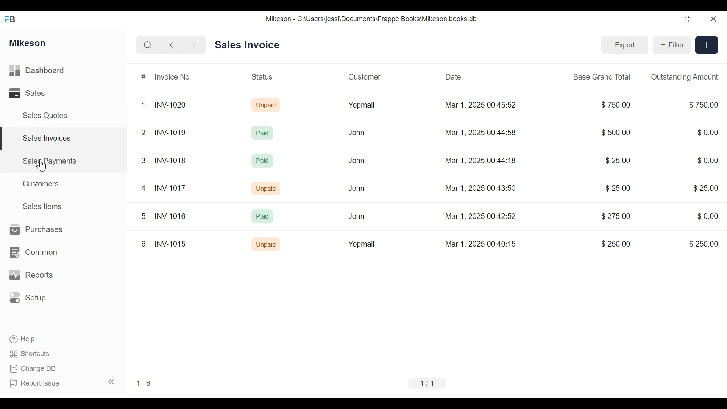 The width and height of the screenshot is (727, 409). What do you see at coordinates (708, 159) in the screenshot?
I see `0` at bounding box center [708, 159].